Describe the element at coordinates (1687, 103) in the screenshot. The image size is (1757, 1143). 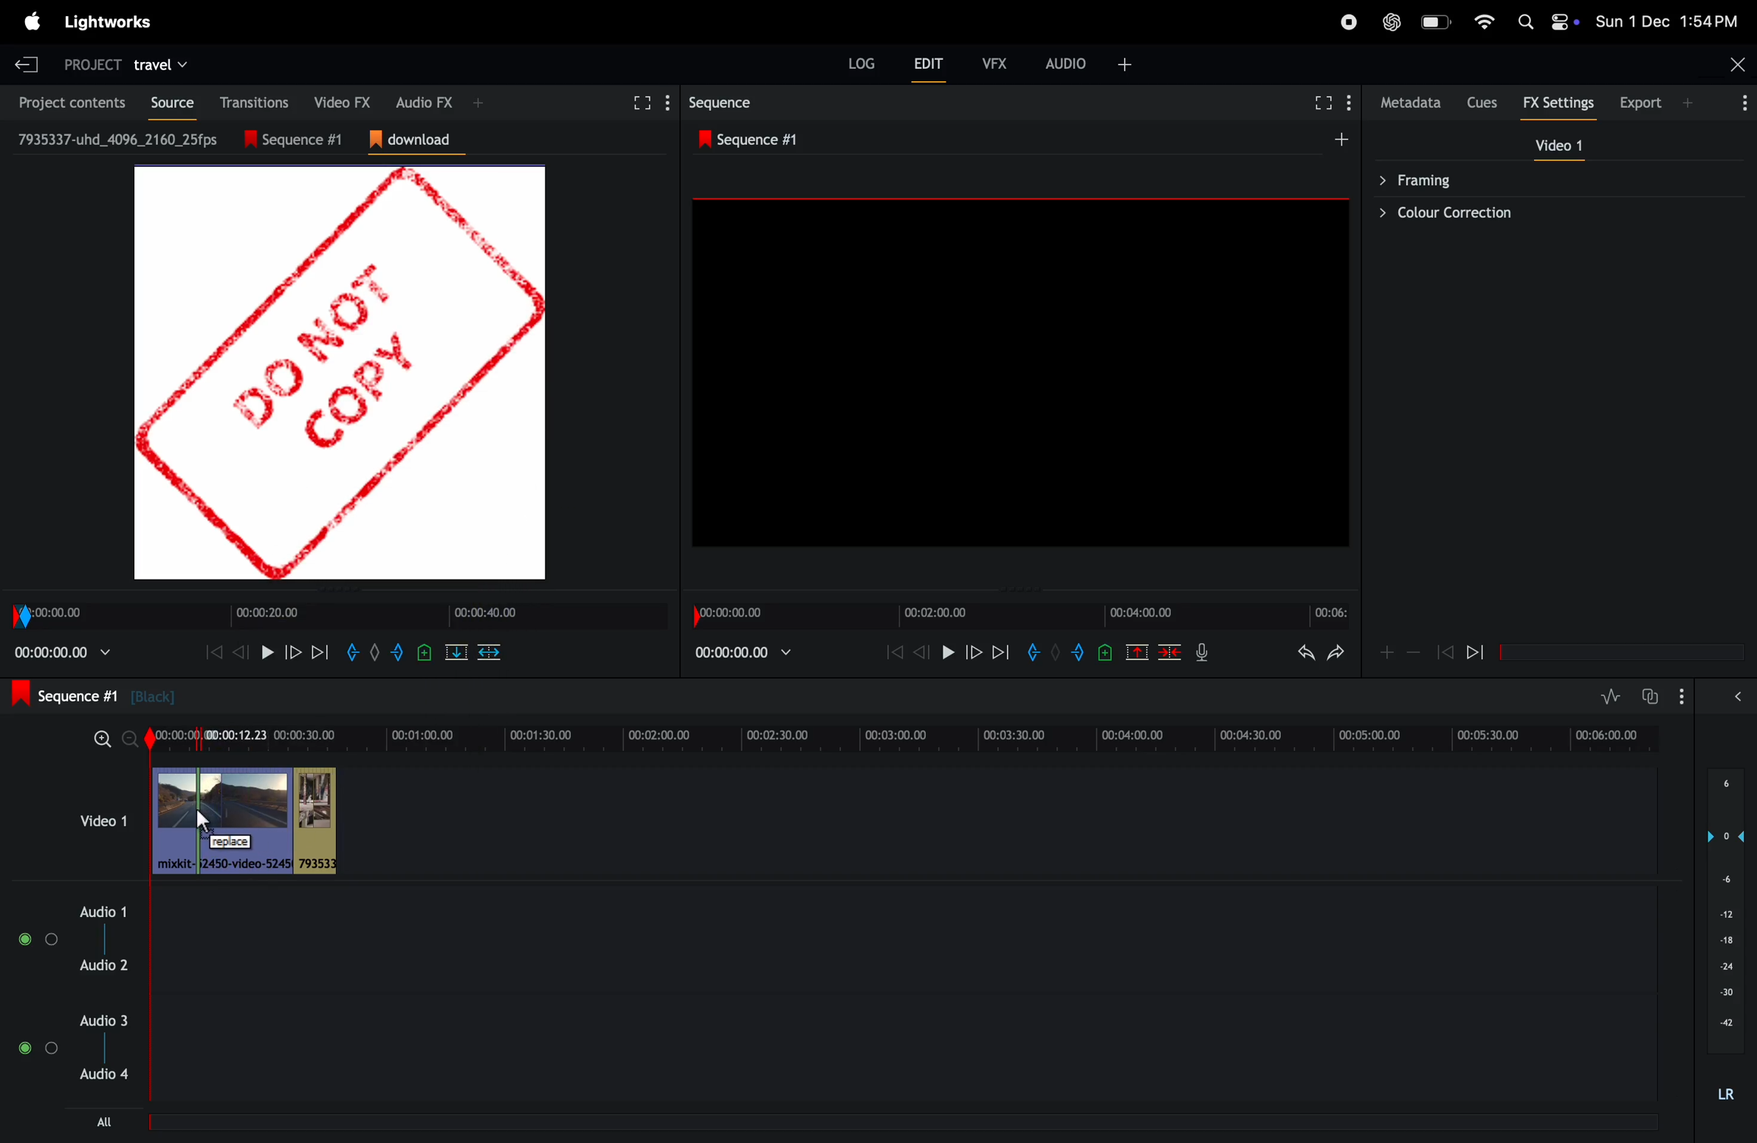
I see `Add` at that location.